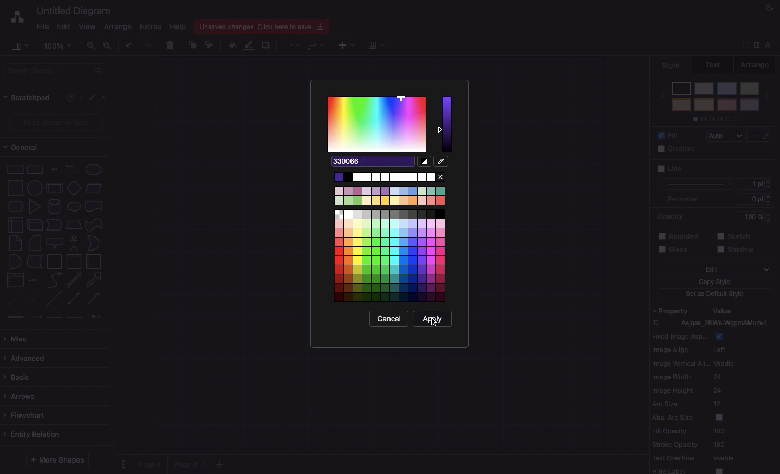 The image size is (780, 474). What do you see at coordinates (93, 262) in the screenshot?
I see `horizontal container` at bounding box center [93, 262].